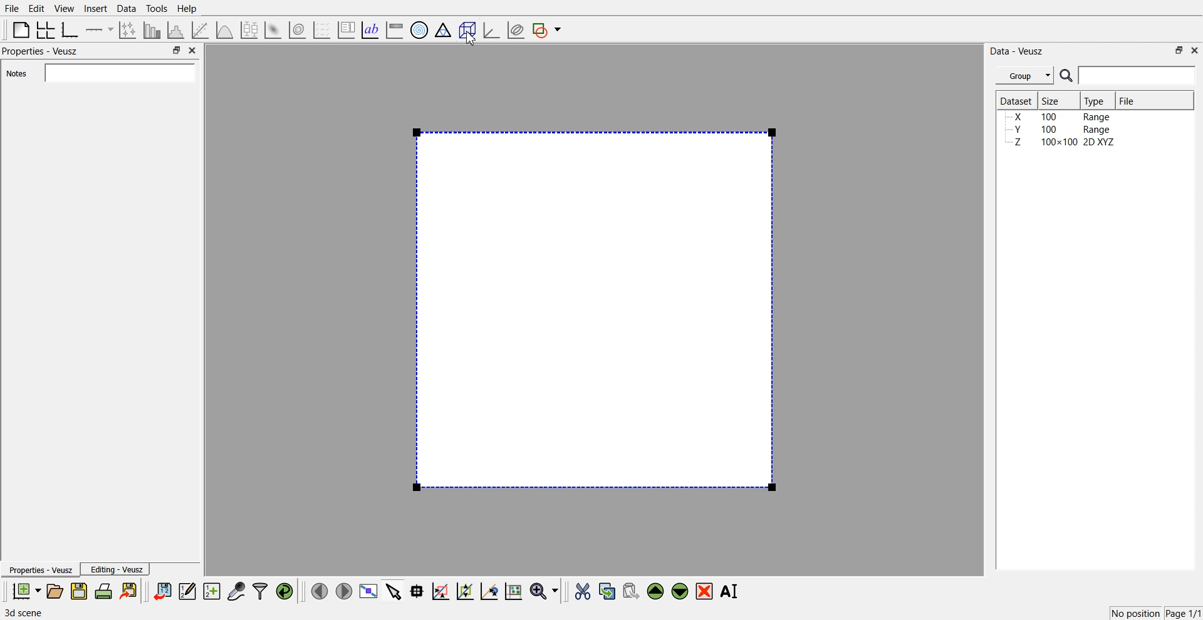 Image resolution: width=1203 pixels, height=620 pixels. What do you see at coordinates (211, 591) in the screenshot?
I see `Create new dataset for ranging` at bounding box center [211, 591].